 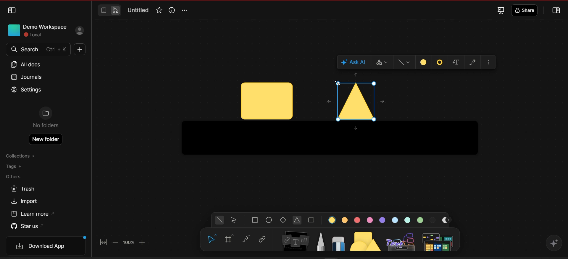 What do you see at coordinates (383, 101) in the screenshot?
I see `move right` at bounding box center [383, 101].